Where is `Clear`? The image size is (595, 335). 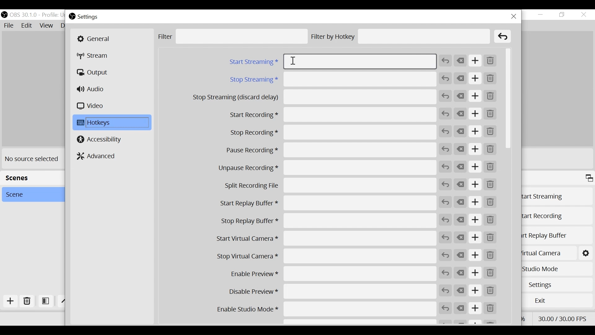
Clear is located at coordinates (461, 308).